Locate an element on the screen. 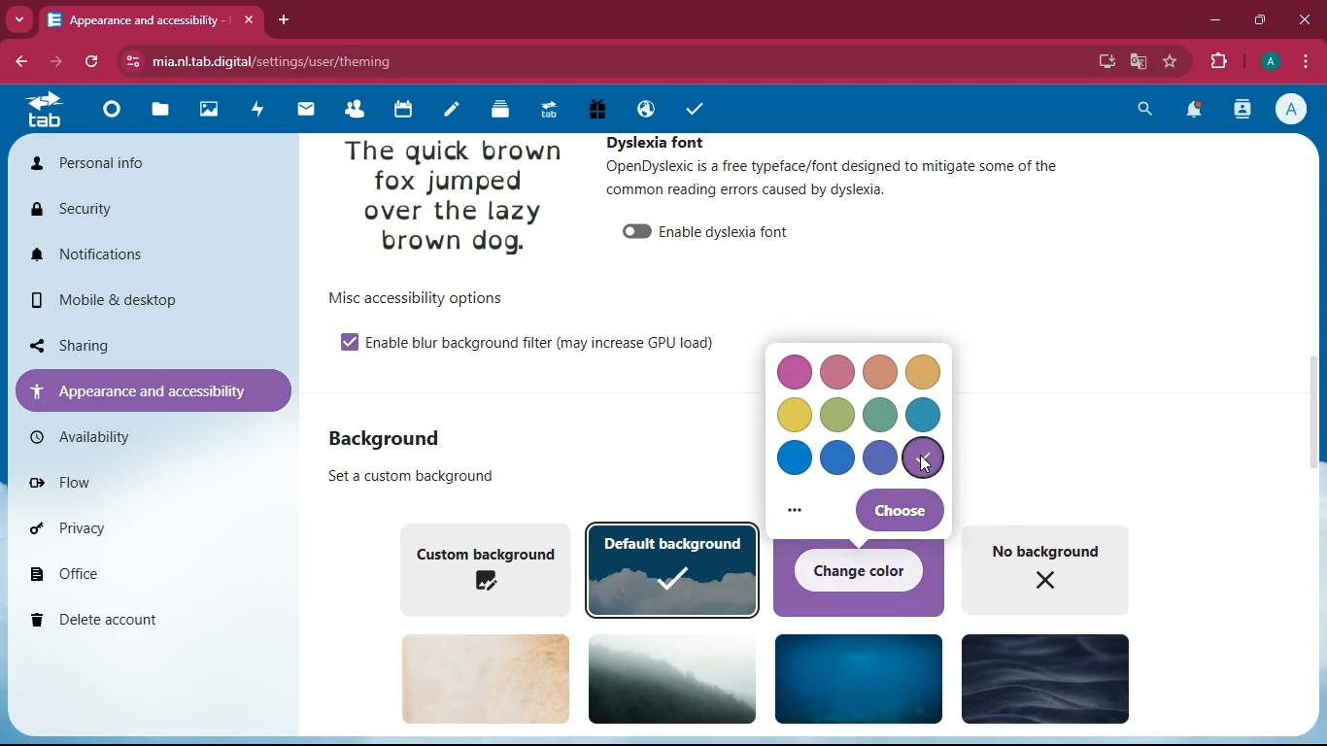 The image size is (1327, 746). mail is located at coordinates (301, 110).